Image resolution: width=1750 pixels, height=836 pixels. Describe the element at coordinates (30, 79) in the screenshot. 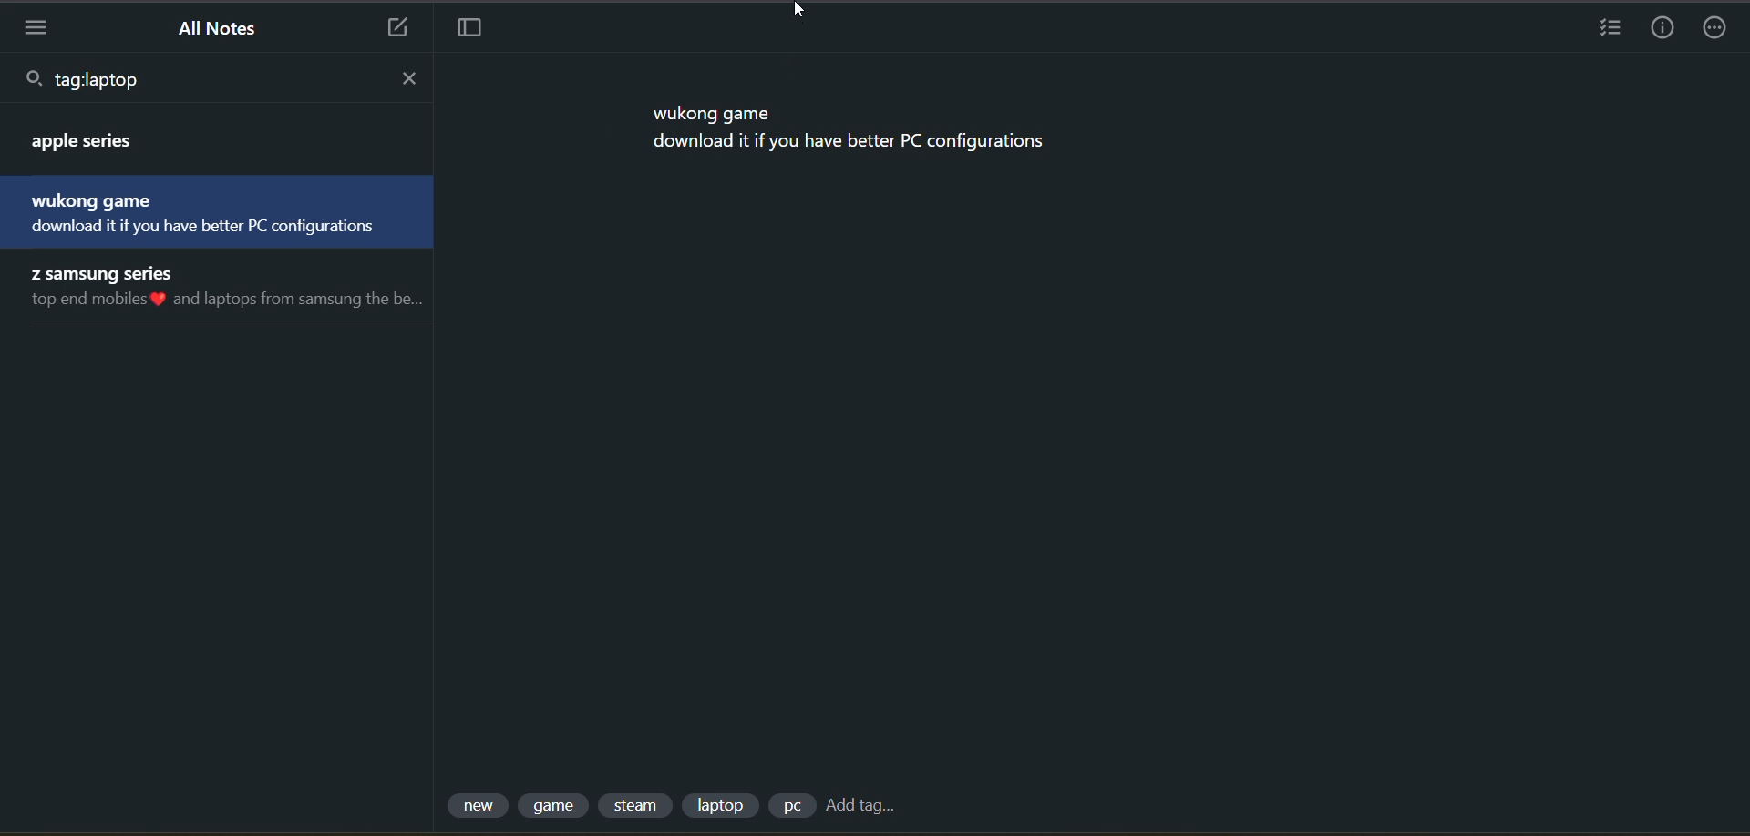

I see `search` at that location.